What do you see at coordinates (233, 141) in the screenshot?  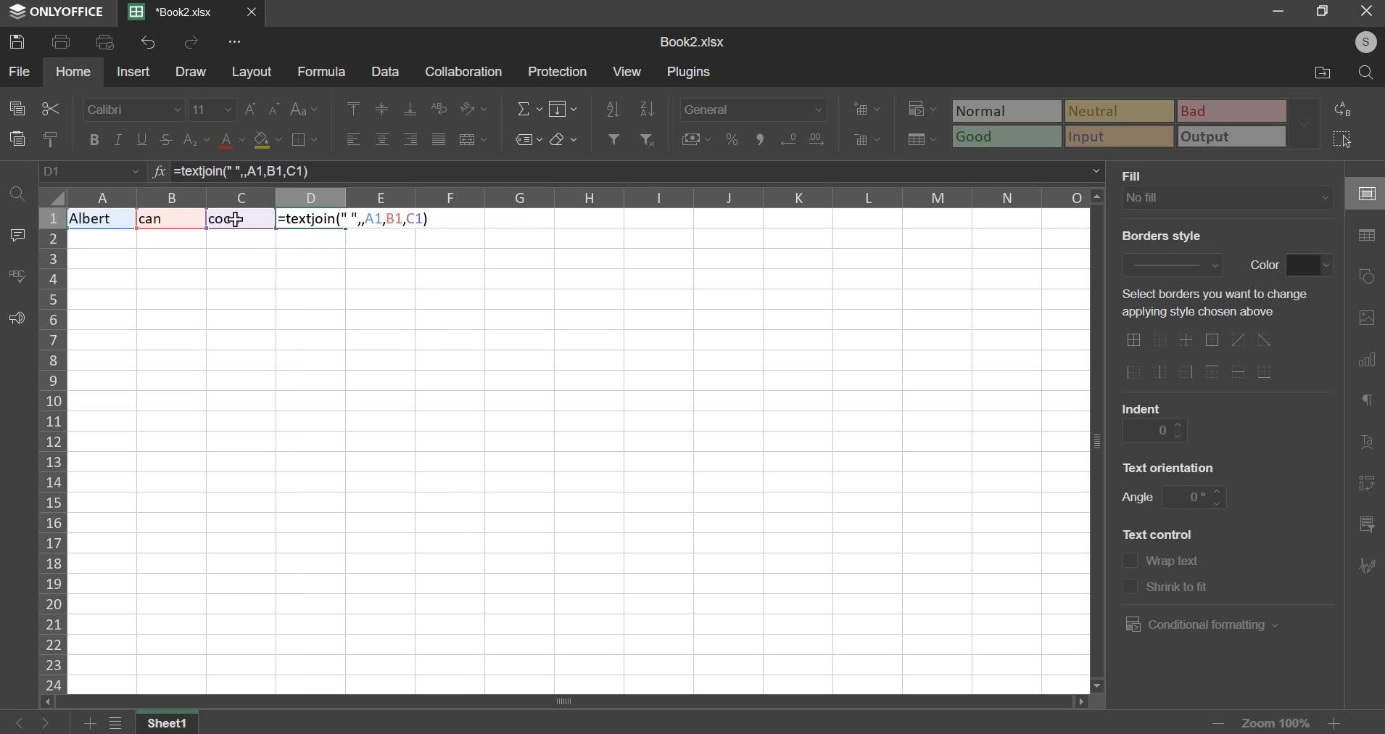 I see `text color` at bounding box center [233, 141].